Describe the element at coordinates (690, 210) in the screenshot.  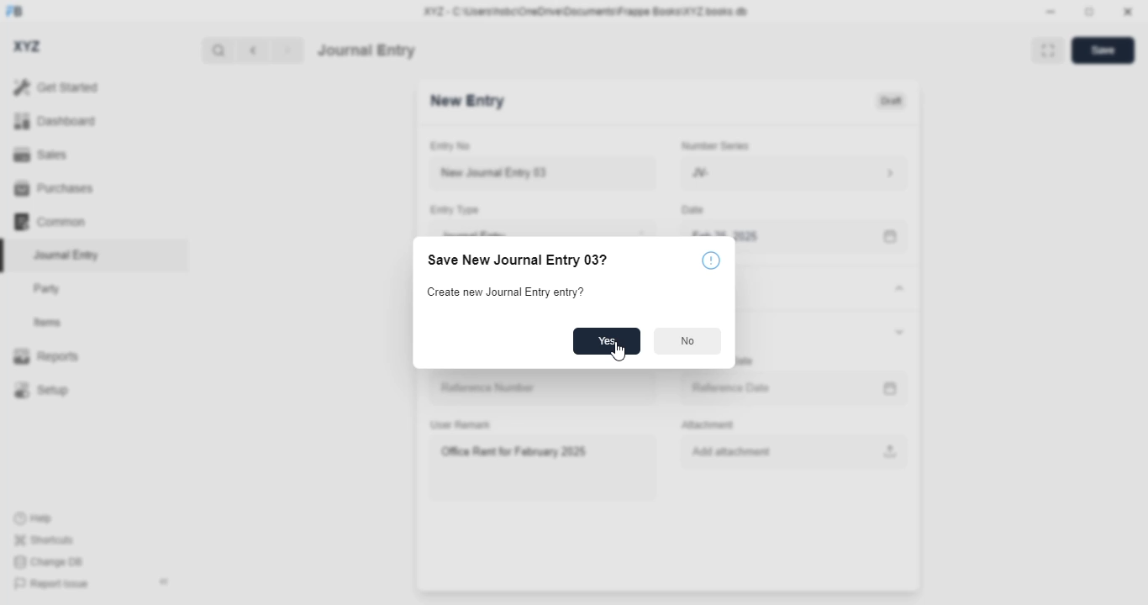
I see `date` at that location.